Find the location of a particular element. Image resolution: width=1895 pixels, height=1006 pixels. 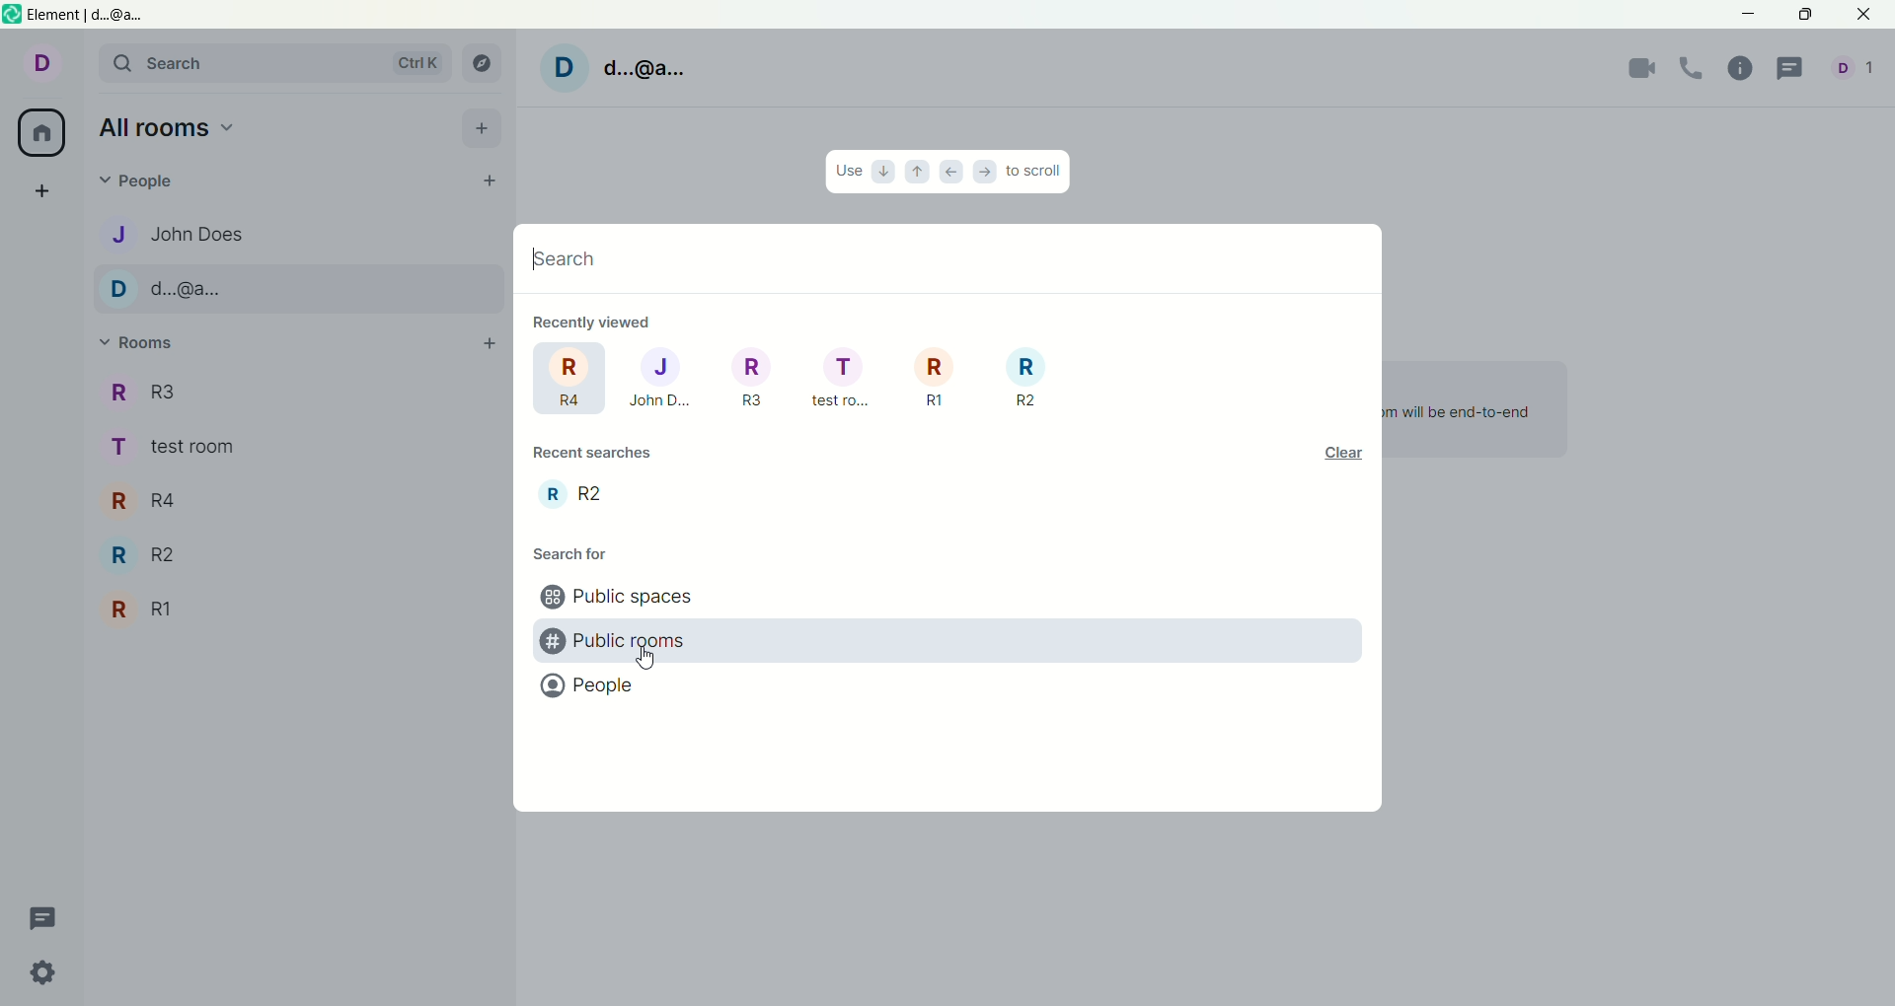

all rooms is located at coordinates (170, 128).